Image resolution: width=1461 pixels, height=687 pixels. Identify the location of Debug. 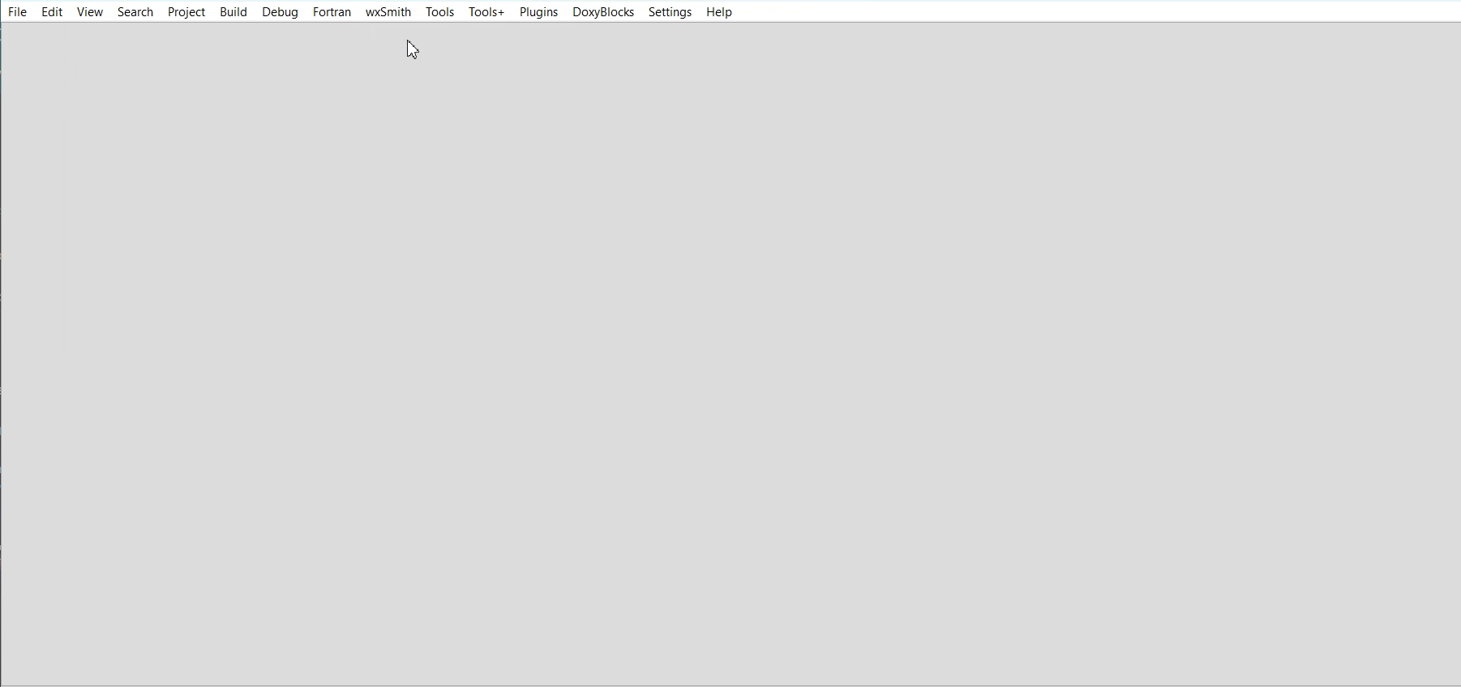
(281, 12).